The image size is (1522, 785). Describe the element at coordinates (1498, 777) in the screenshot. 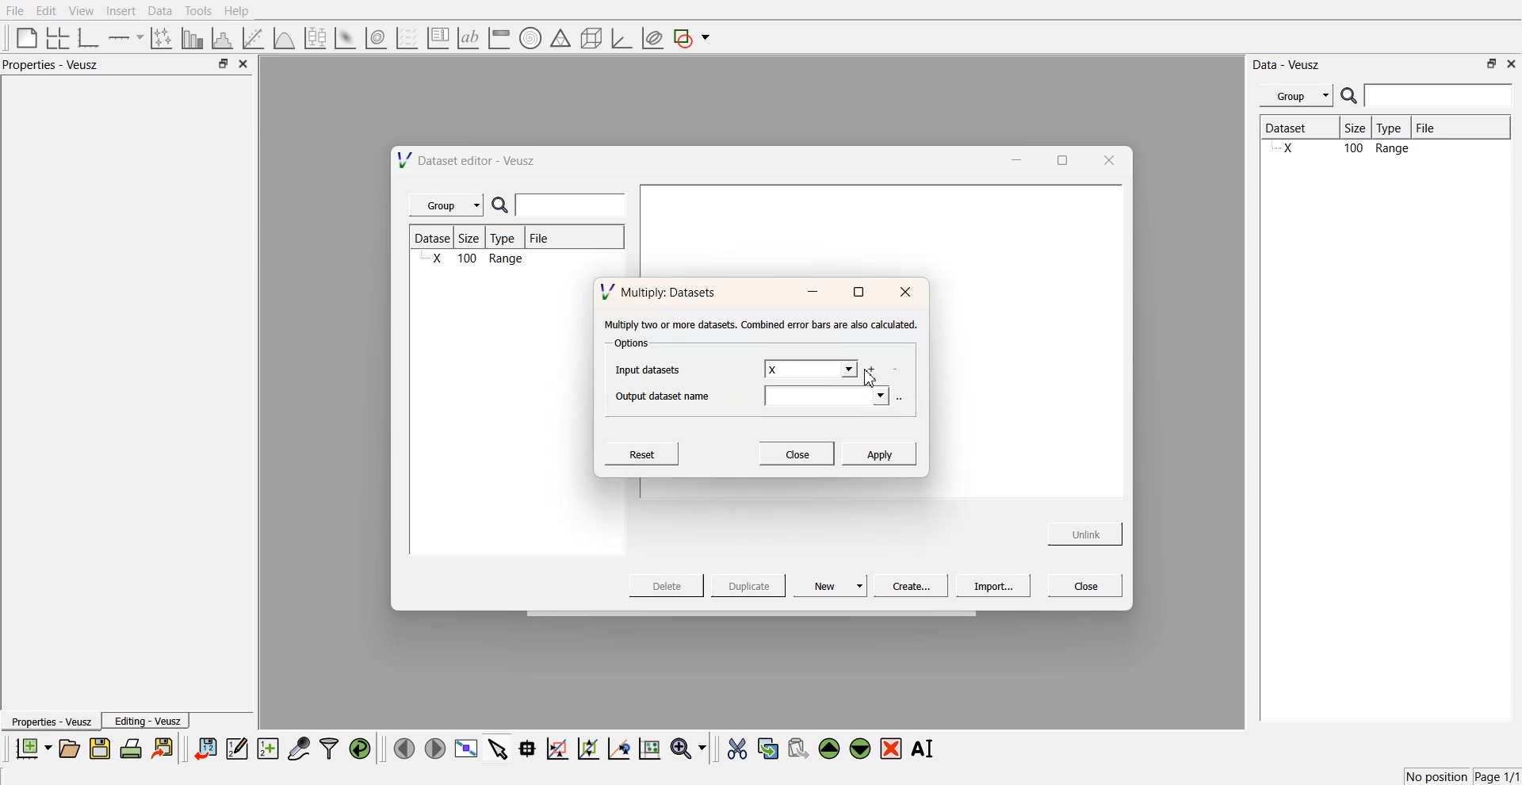

I see `Page 1/1` at that location.